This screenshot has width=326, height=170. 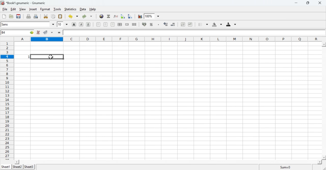 I want to click on File, so click(x=5, y=9).